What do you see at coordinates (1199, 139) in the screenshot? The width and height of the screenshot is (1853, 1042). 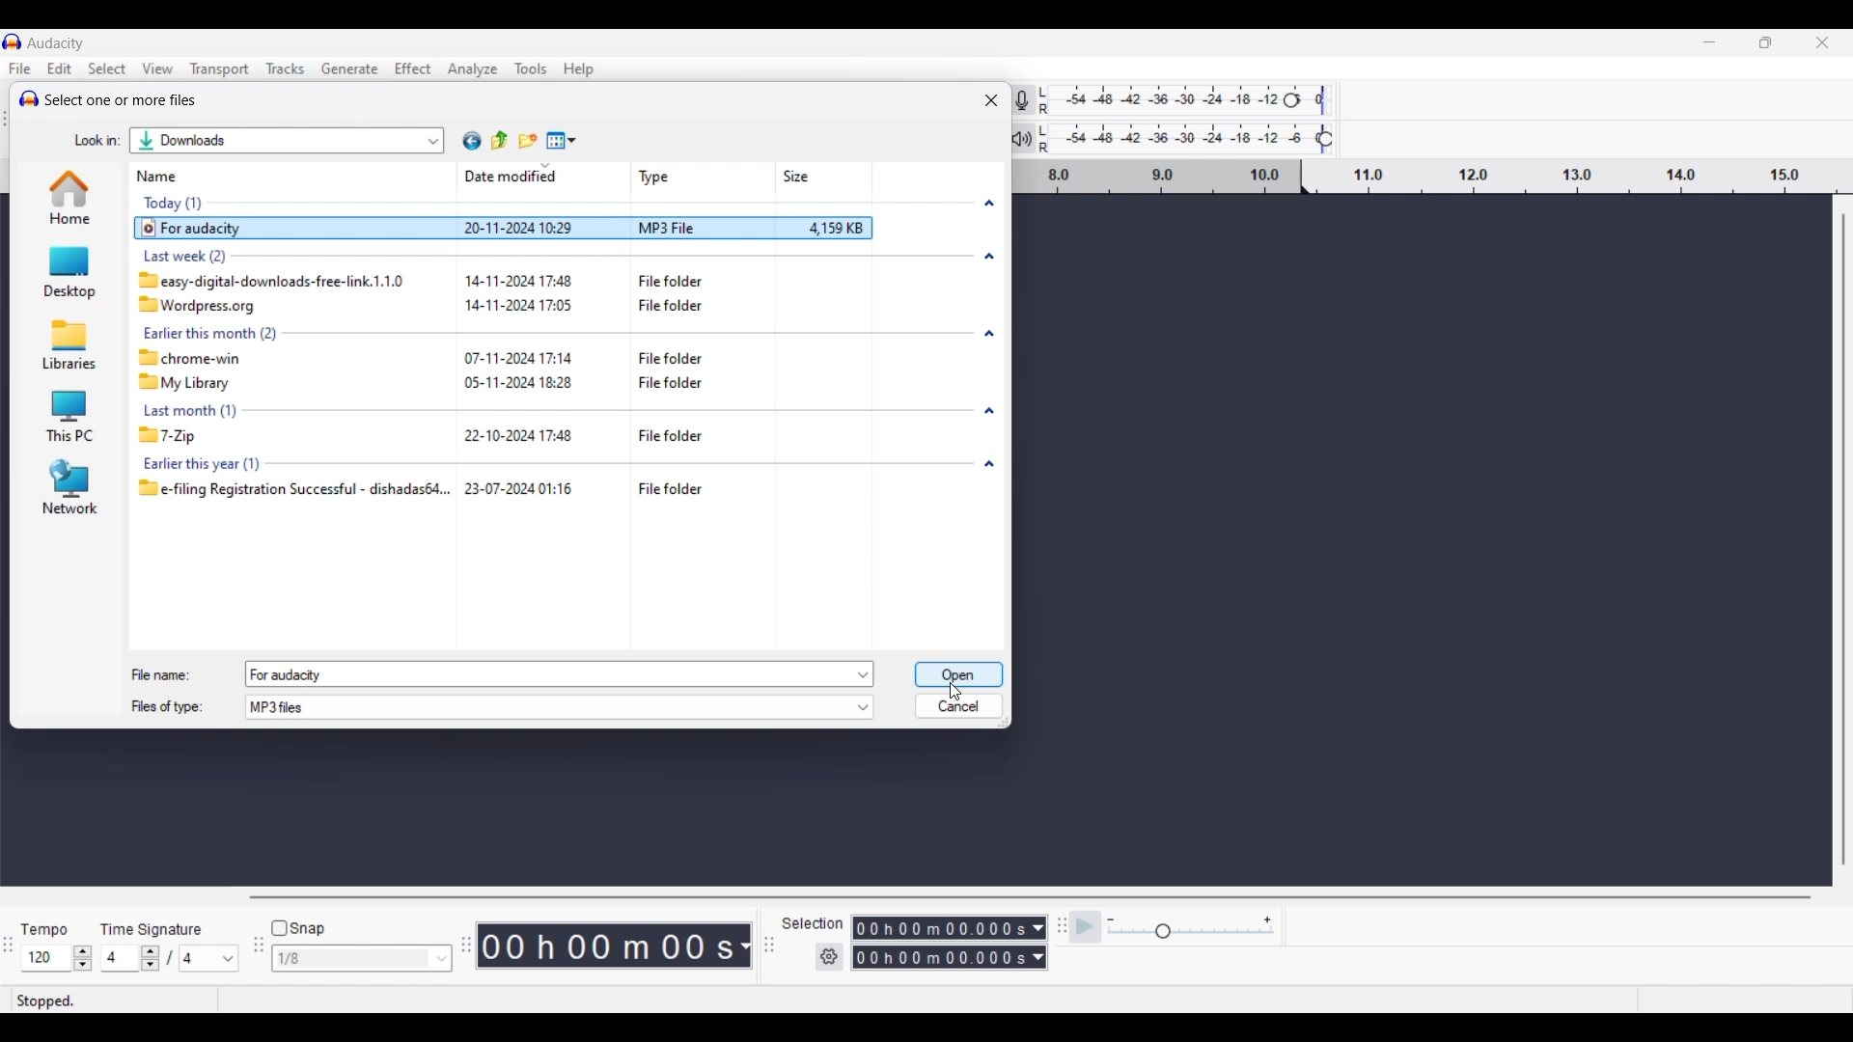 I see `Playback level` at bounding box center [1199, 139].